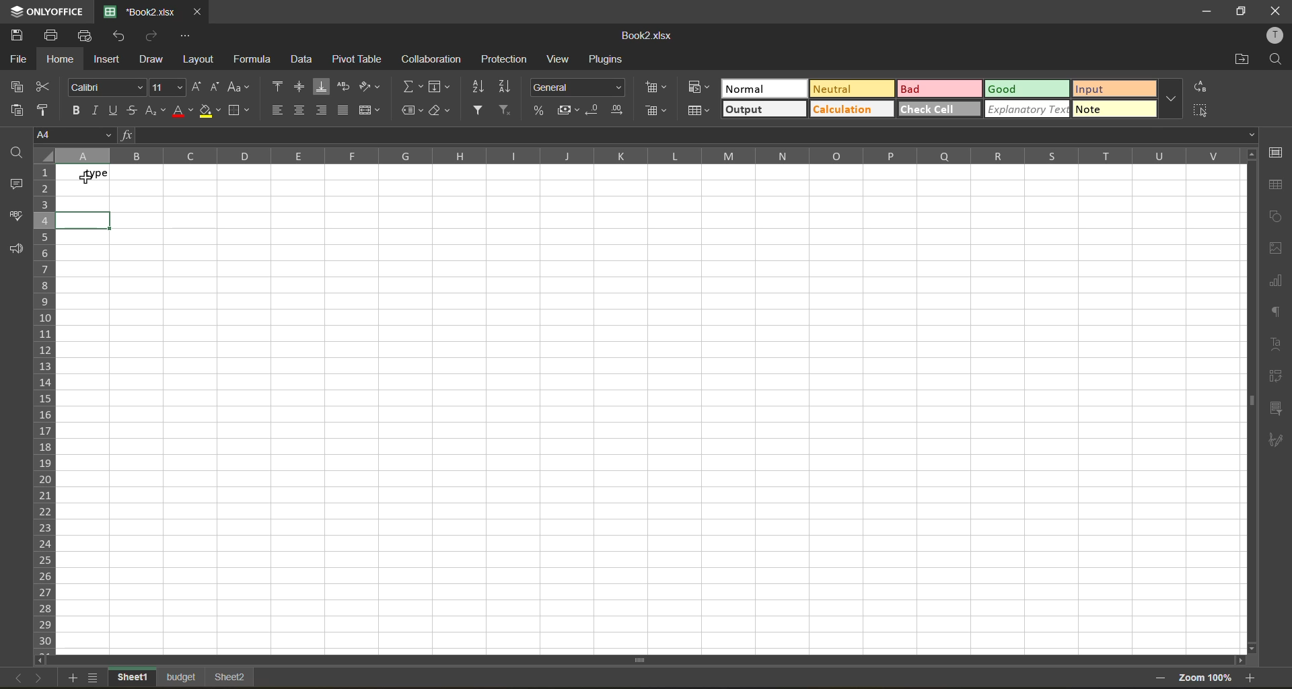 The image size is (1292, 689). What do you see at coordinates (19, 89) in the screenshot?
I see `paste` at bounding box center [19, 89].